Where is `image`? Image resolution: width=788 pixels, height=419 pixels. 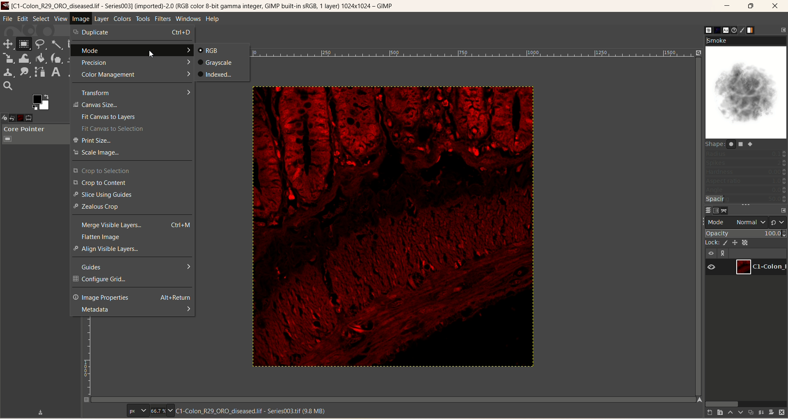
image is located at coordinates (82, 18).